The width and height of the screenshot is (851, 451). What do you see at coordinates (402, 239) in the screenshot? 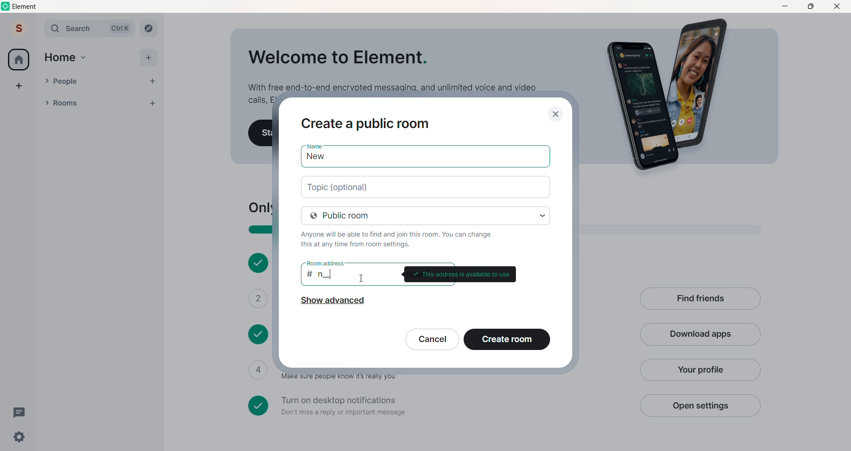
I see `Only people invited will be able to find and join this room. You can
change this at any time from room settings.` at bounding box center [402, 239].